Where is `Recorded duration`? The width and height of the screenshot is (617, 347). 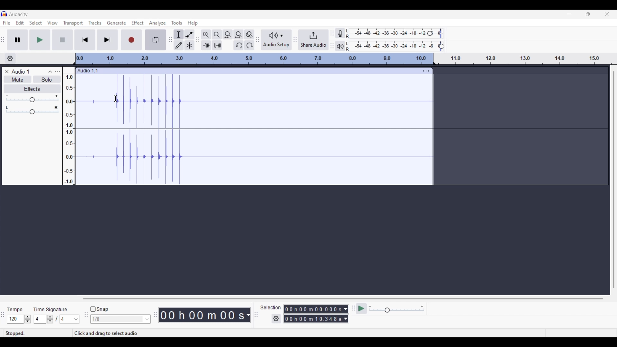 Recorded duration is located at coordinates (202, 315).